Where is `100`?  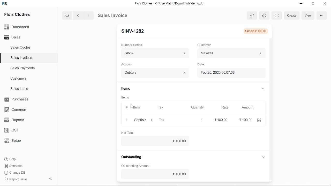 100 is located at coordinates (245, 120).